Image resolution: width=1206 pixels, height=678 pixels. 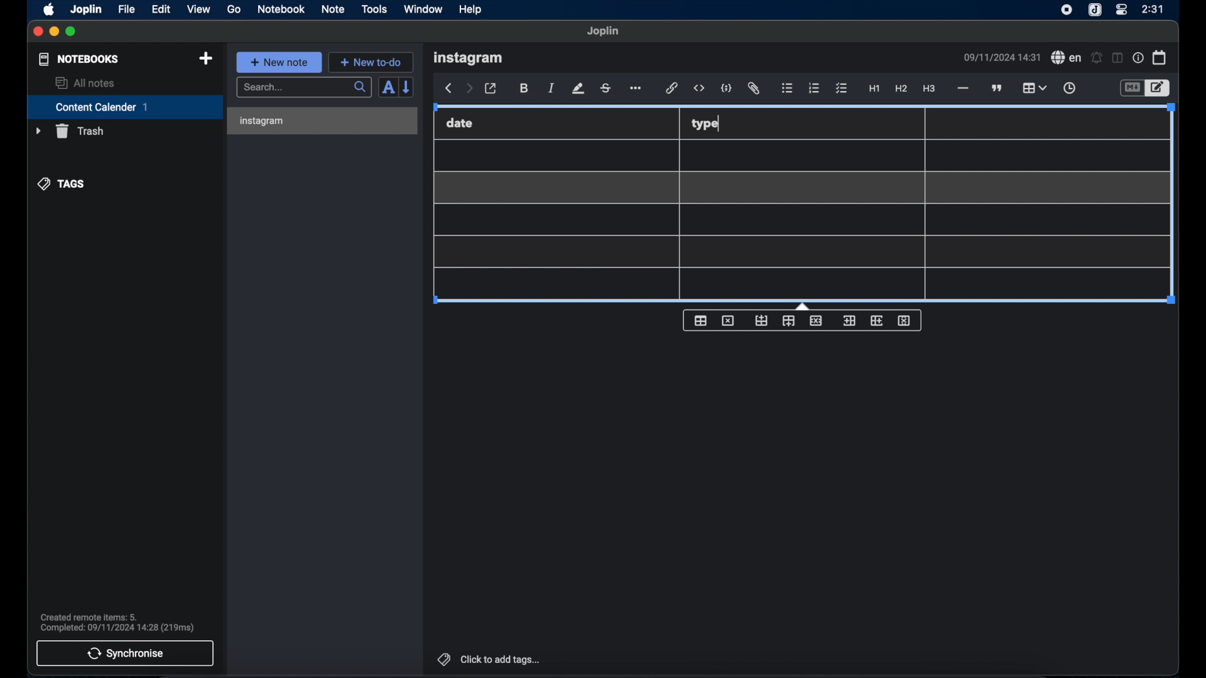 I want to click on time, so click(x=1153, y=9).